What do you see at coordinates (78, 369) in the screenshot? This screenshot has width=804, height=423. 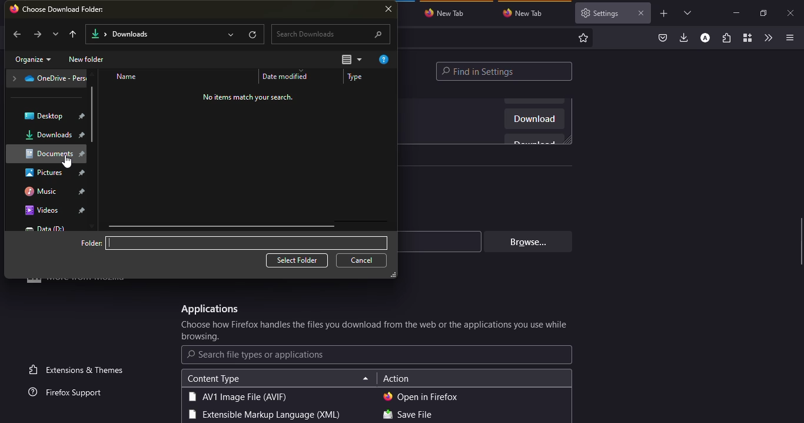 I see `themes` at bounding box center [78, 369].